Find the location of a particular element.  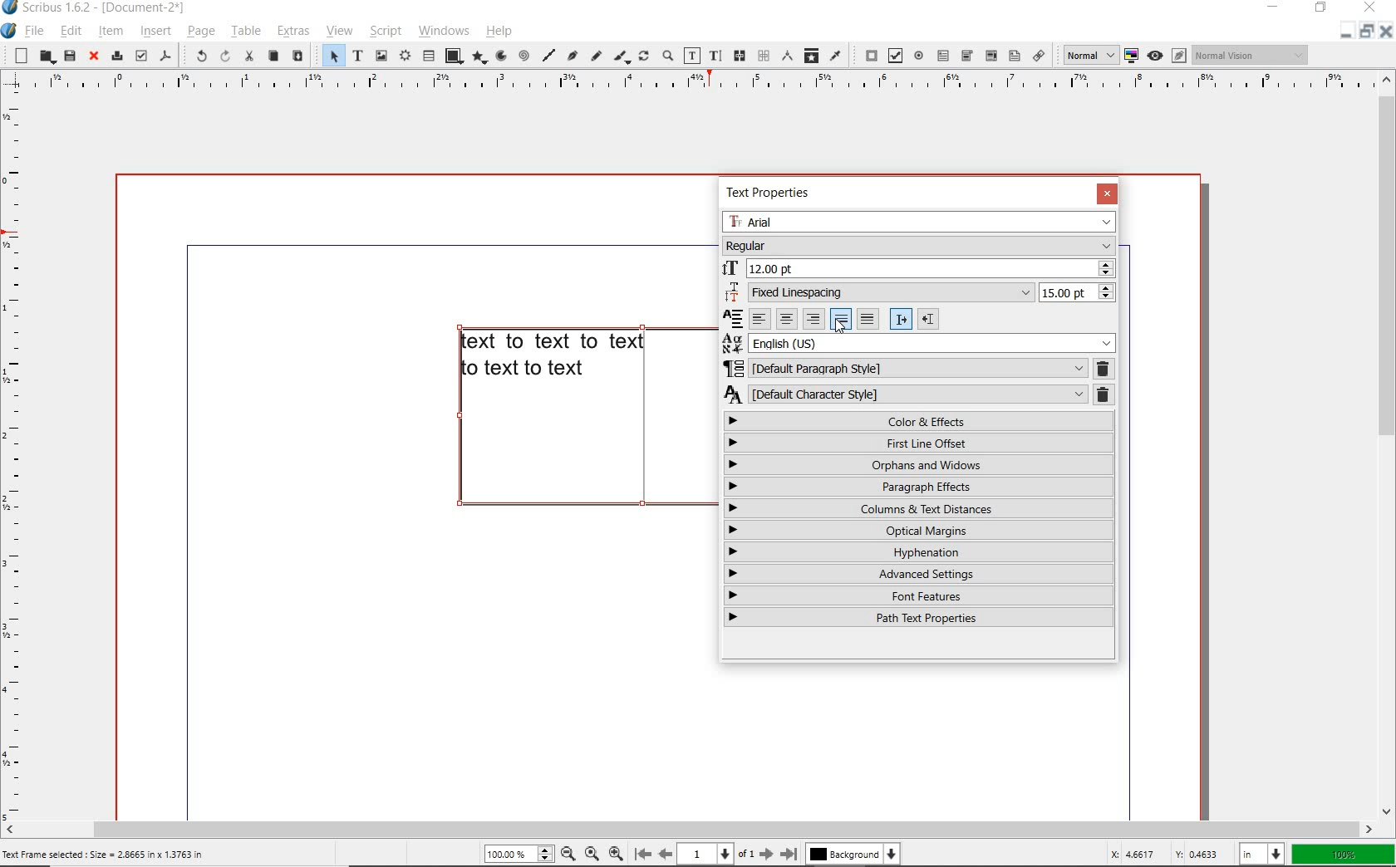

polygon is located at coordinates (477, 56).